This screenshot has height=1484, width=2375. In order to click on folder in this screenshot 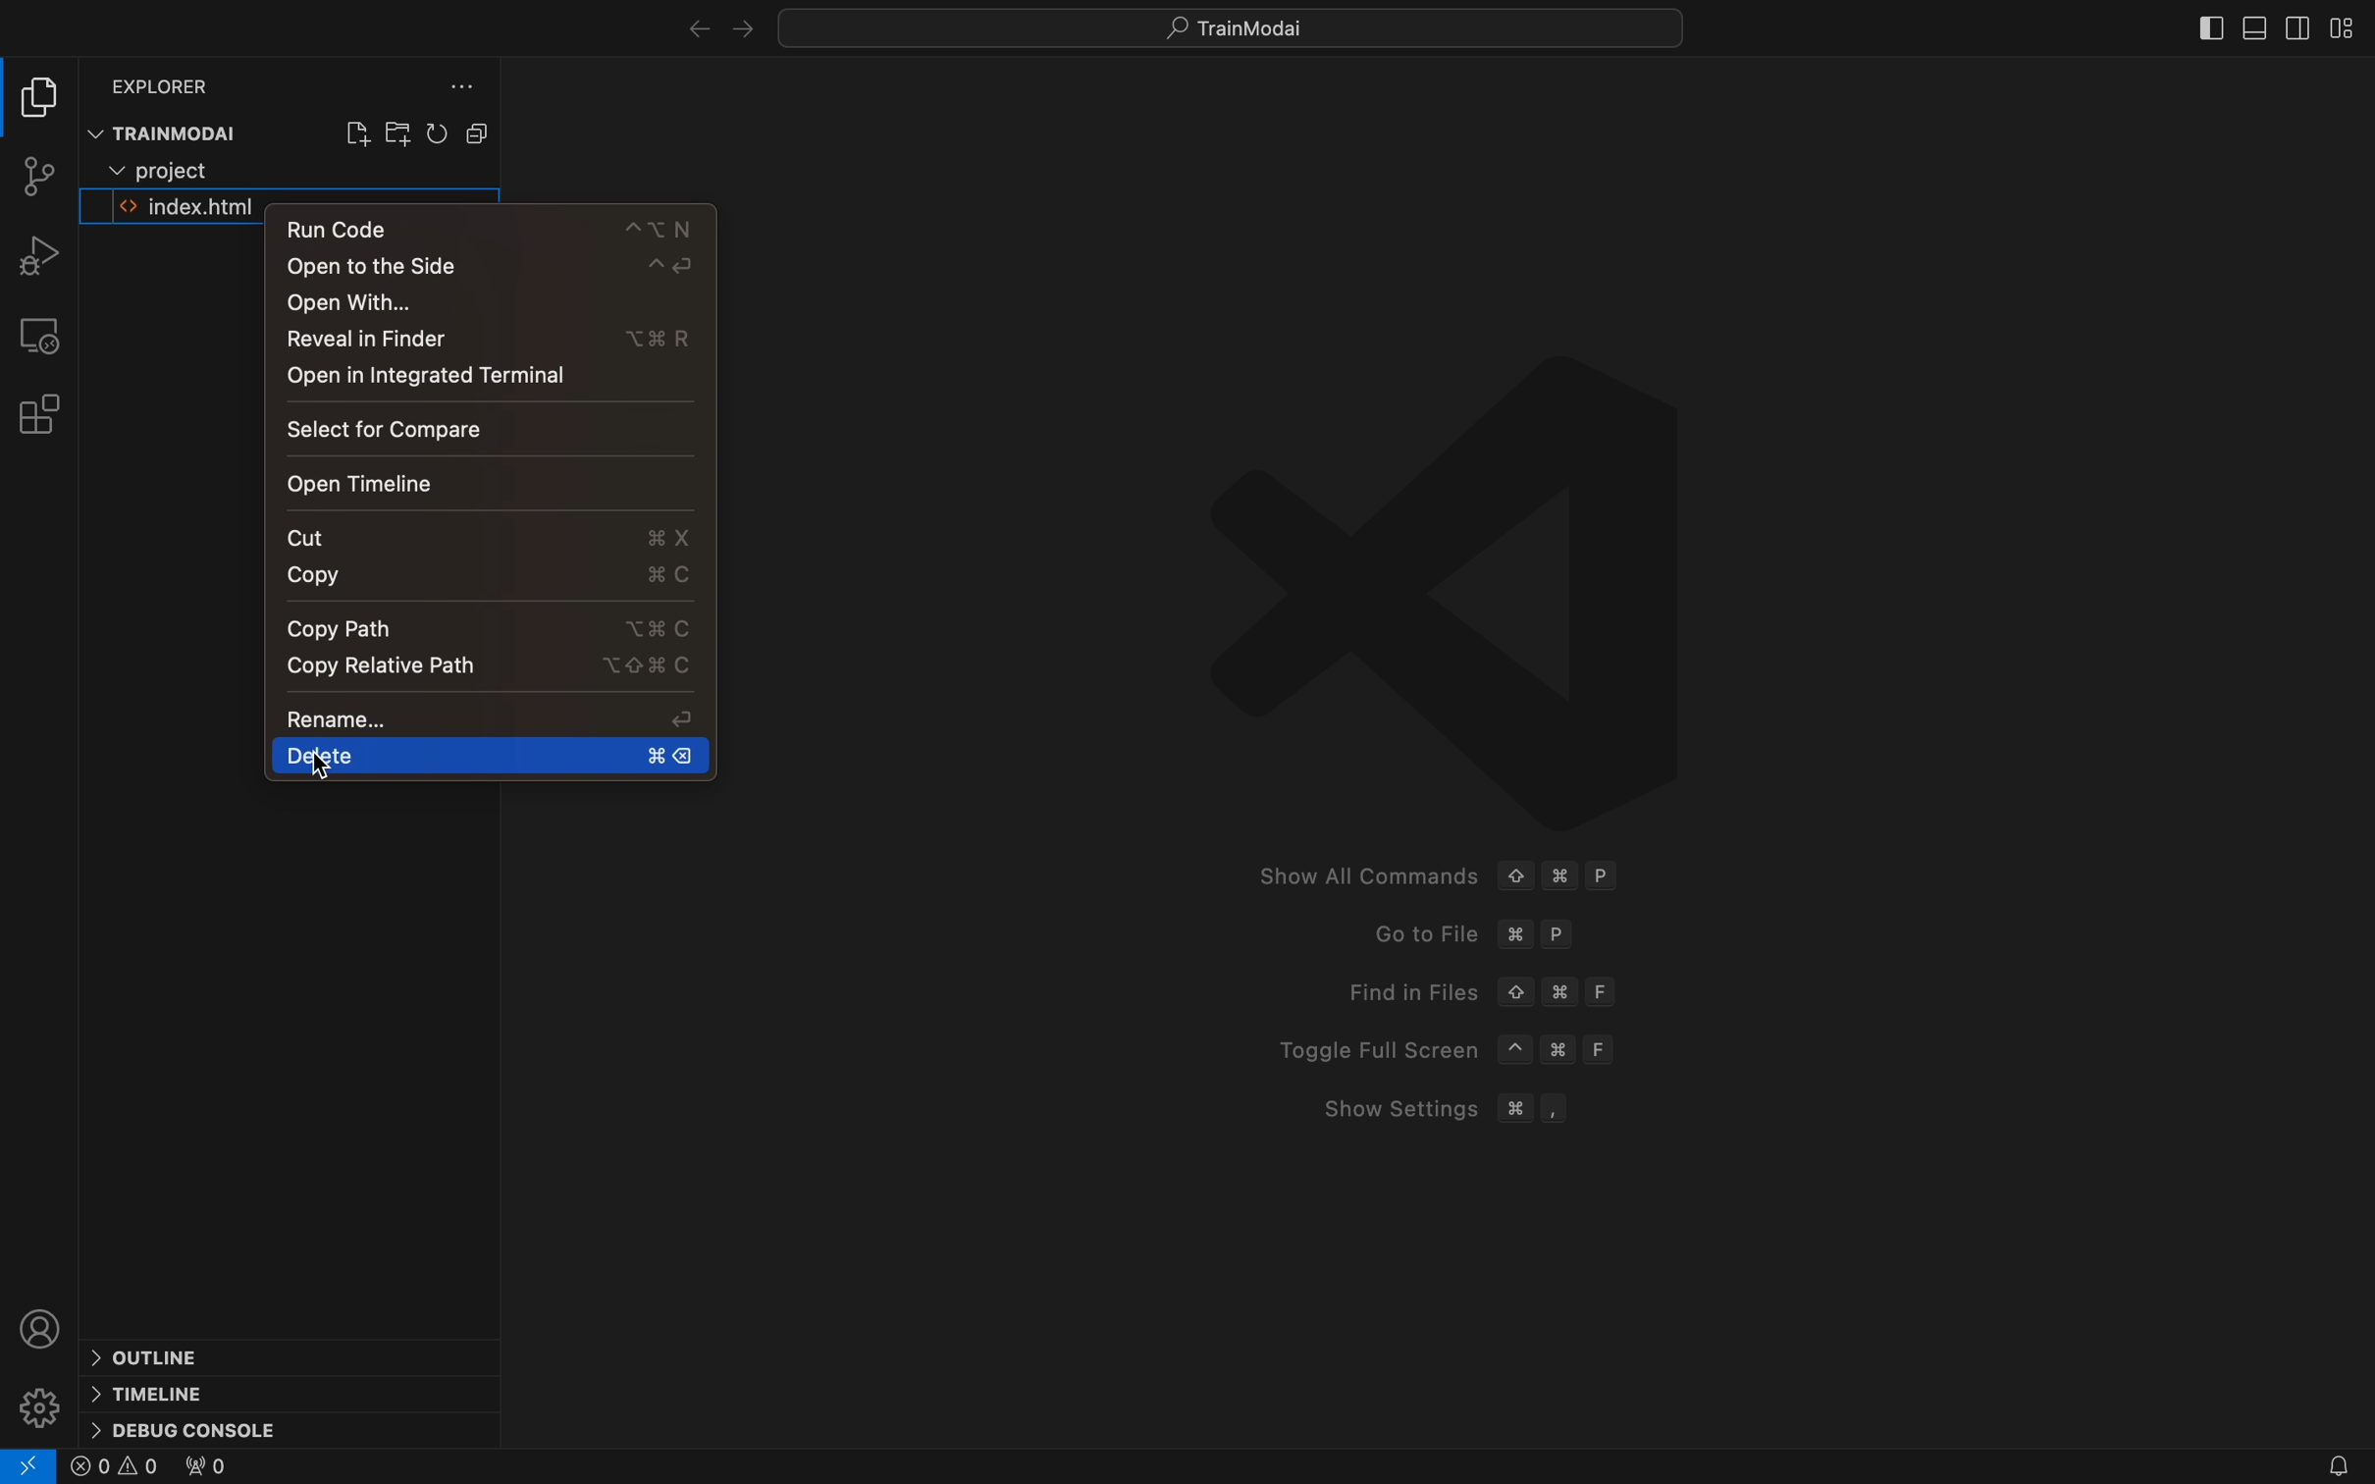, I will do `click(181, 170)`.